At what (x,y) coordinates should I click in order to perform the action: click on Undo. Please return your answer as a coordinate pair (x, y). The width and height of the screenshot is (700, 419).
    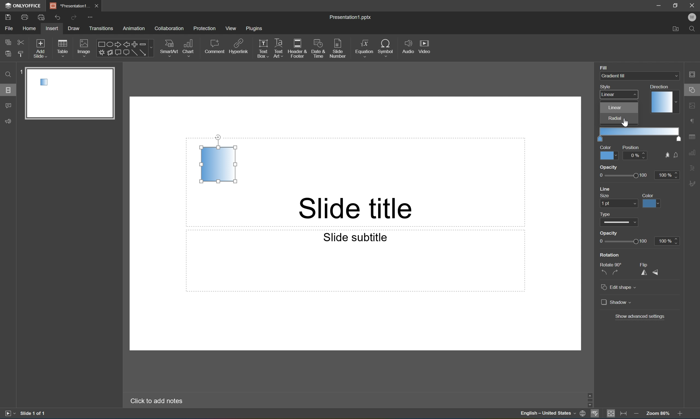
    Looking at the image, I should click on (57, 18).